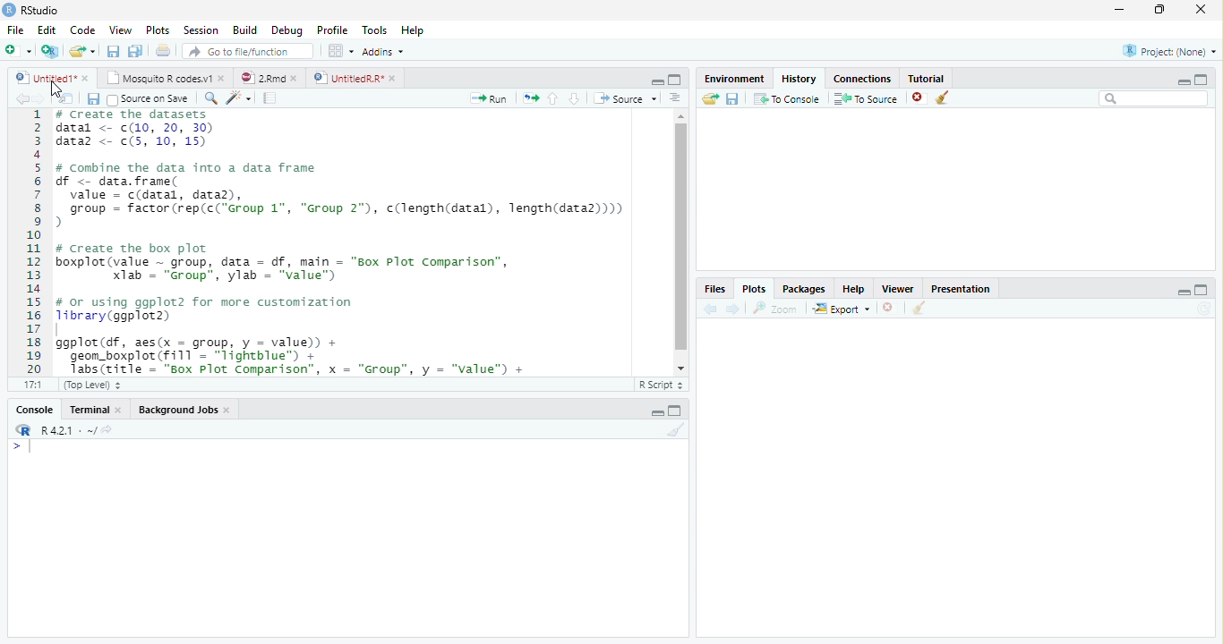  I want to click on Load history from an existing file, so click(710, 99).